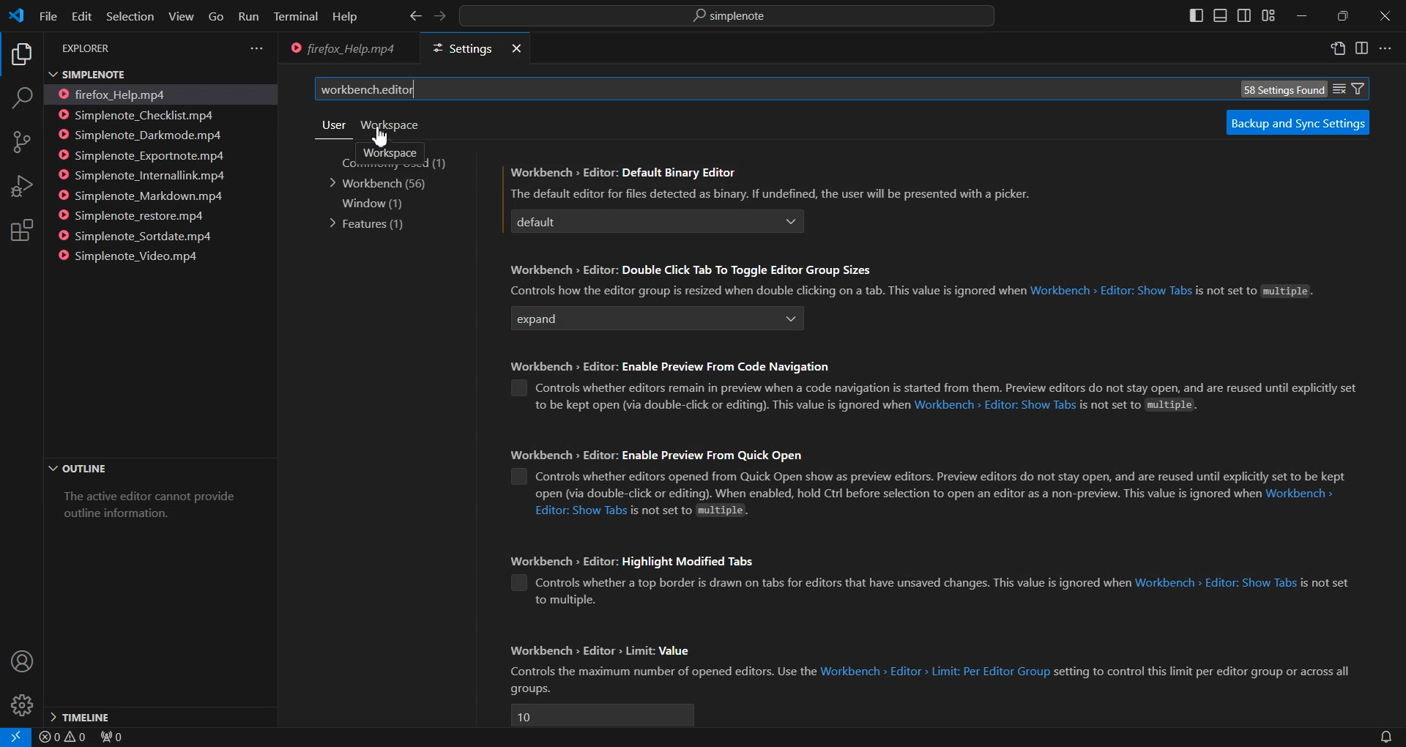 This screenshot has width=1406, height=747. I want to click on | Simplenote_restore.mp4, so click(135, 217).